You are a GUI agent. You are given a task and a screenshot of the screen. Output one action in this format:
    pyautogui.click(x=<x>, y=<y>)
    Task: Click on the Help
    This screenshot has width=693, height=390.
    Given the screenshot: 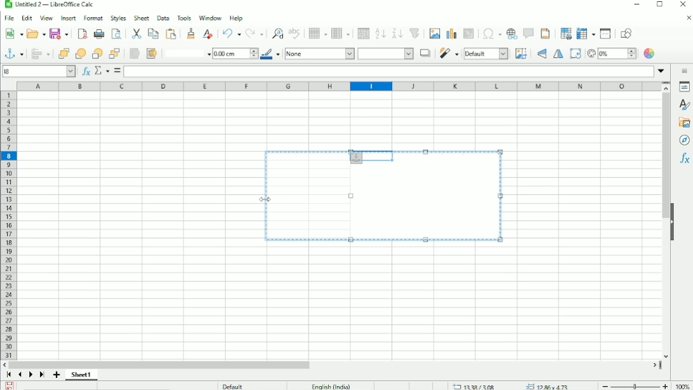 What is the action you would take?
    pyautogui.click(x=236, y=18)
    